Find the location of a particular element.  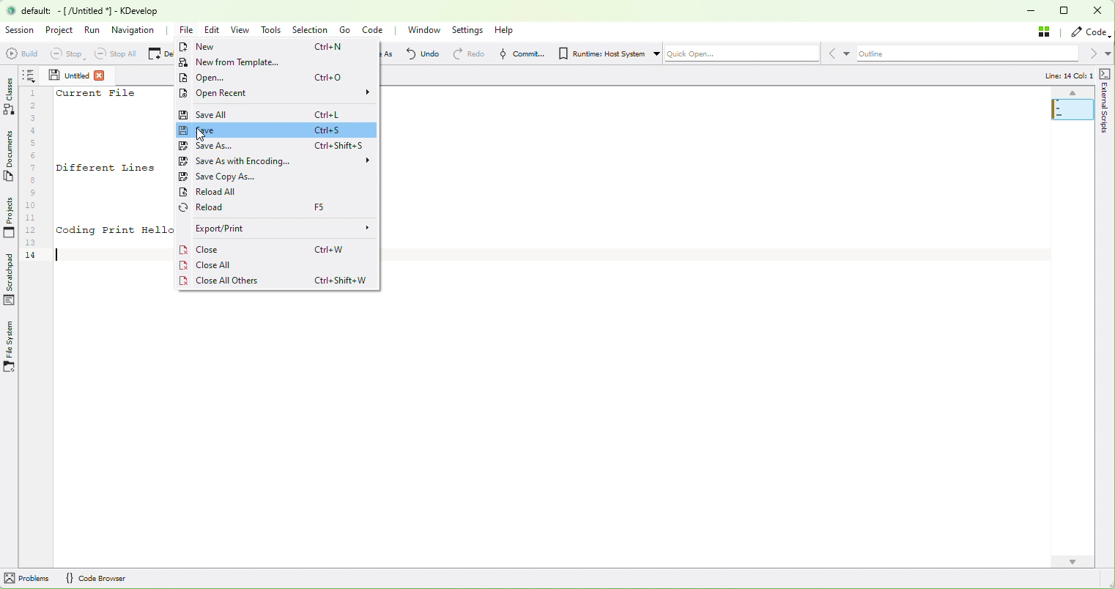

external scripts is located at coordinates (1104, 135).